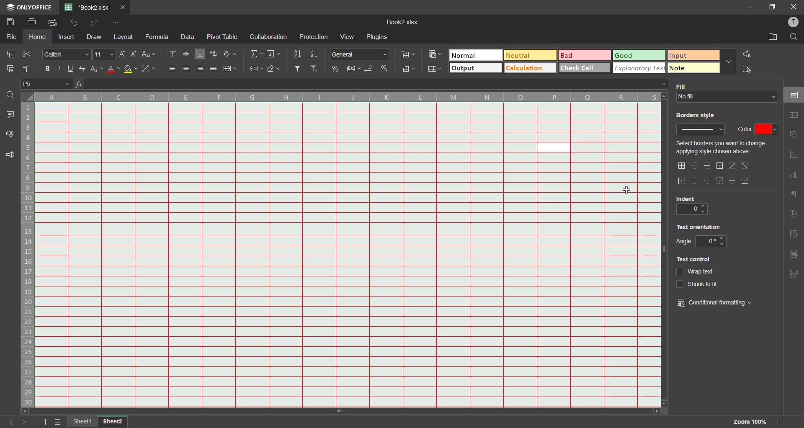 This screenshot has width=804, height=428. I want to click on merge and center, so click(231, 69).